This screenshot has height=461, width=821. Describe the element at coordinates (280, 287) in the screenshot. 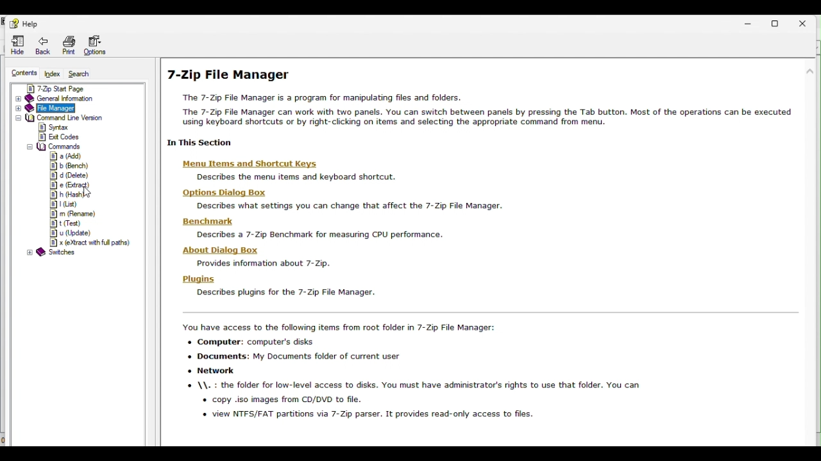

I see `plugins` at that location.